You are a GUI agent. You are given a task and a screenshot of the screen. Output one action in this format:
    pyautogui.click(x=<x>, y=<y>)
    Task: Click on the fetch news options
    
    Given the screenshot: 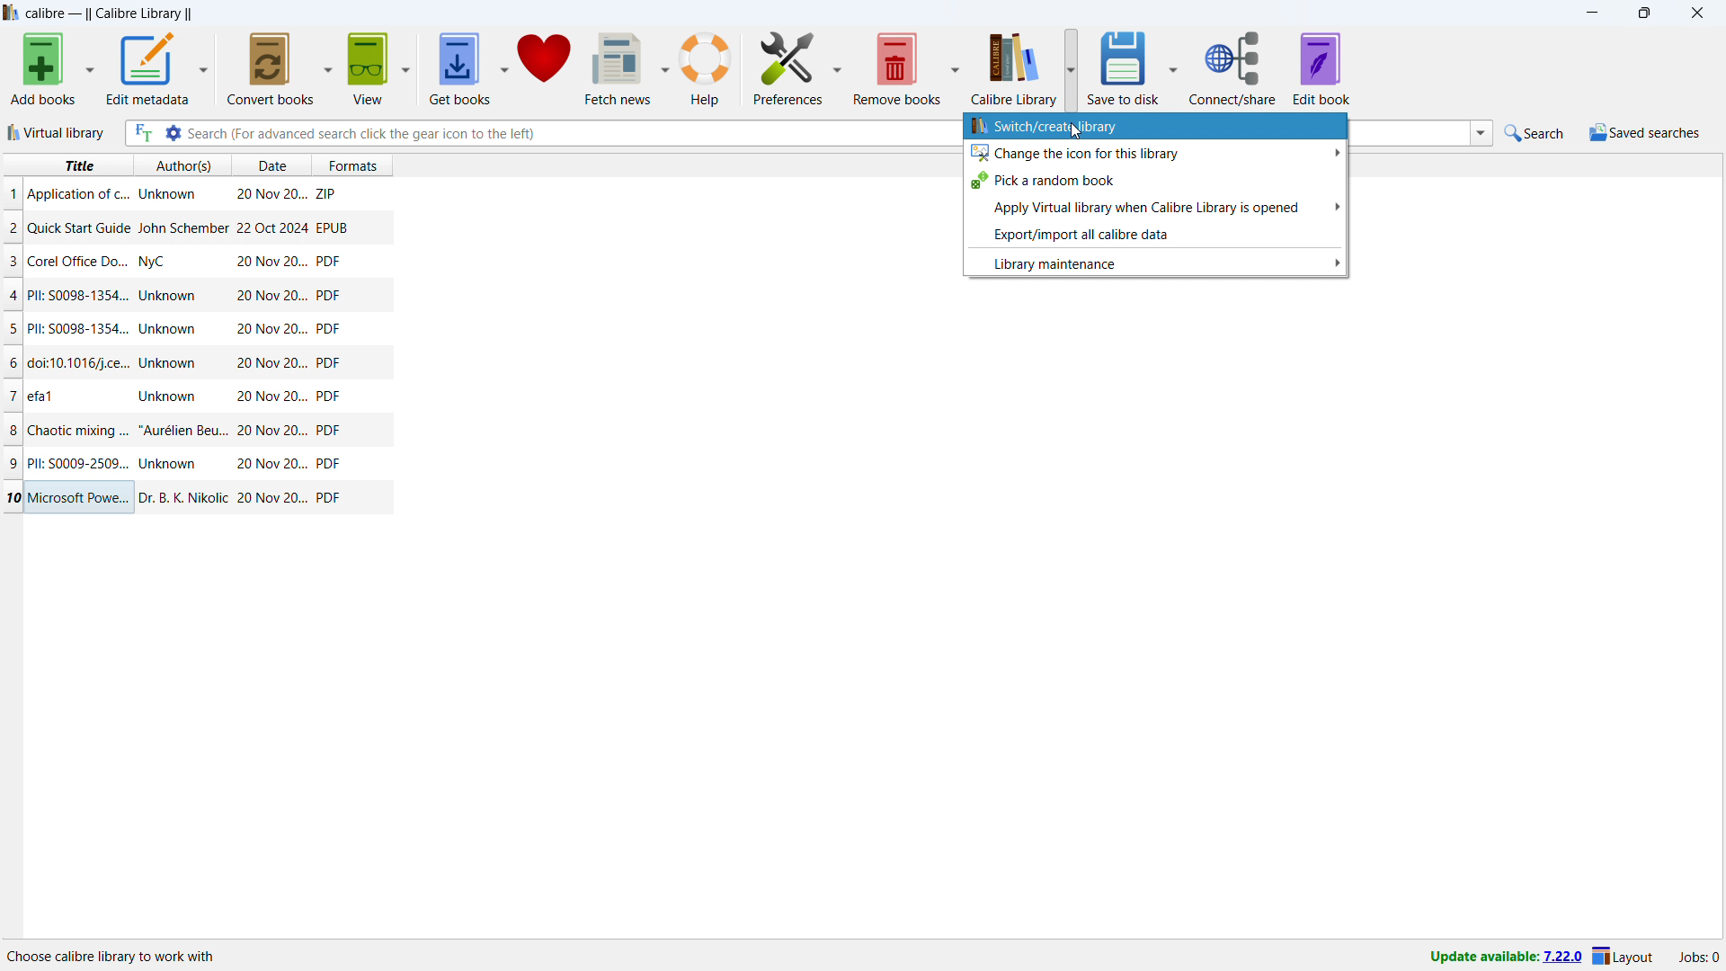 What is the action you would take?
    pyautogui.click(x=667, y=67)
    